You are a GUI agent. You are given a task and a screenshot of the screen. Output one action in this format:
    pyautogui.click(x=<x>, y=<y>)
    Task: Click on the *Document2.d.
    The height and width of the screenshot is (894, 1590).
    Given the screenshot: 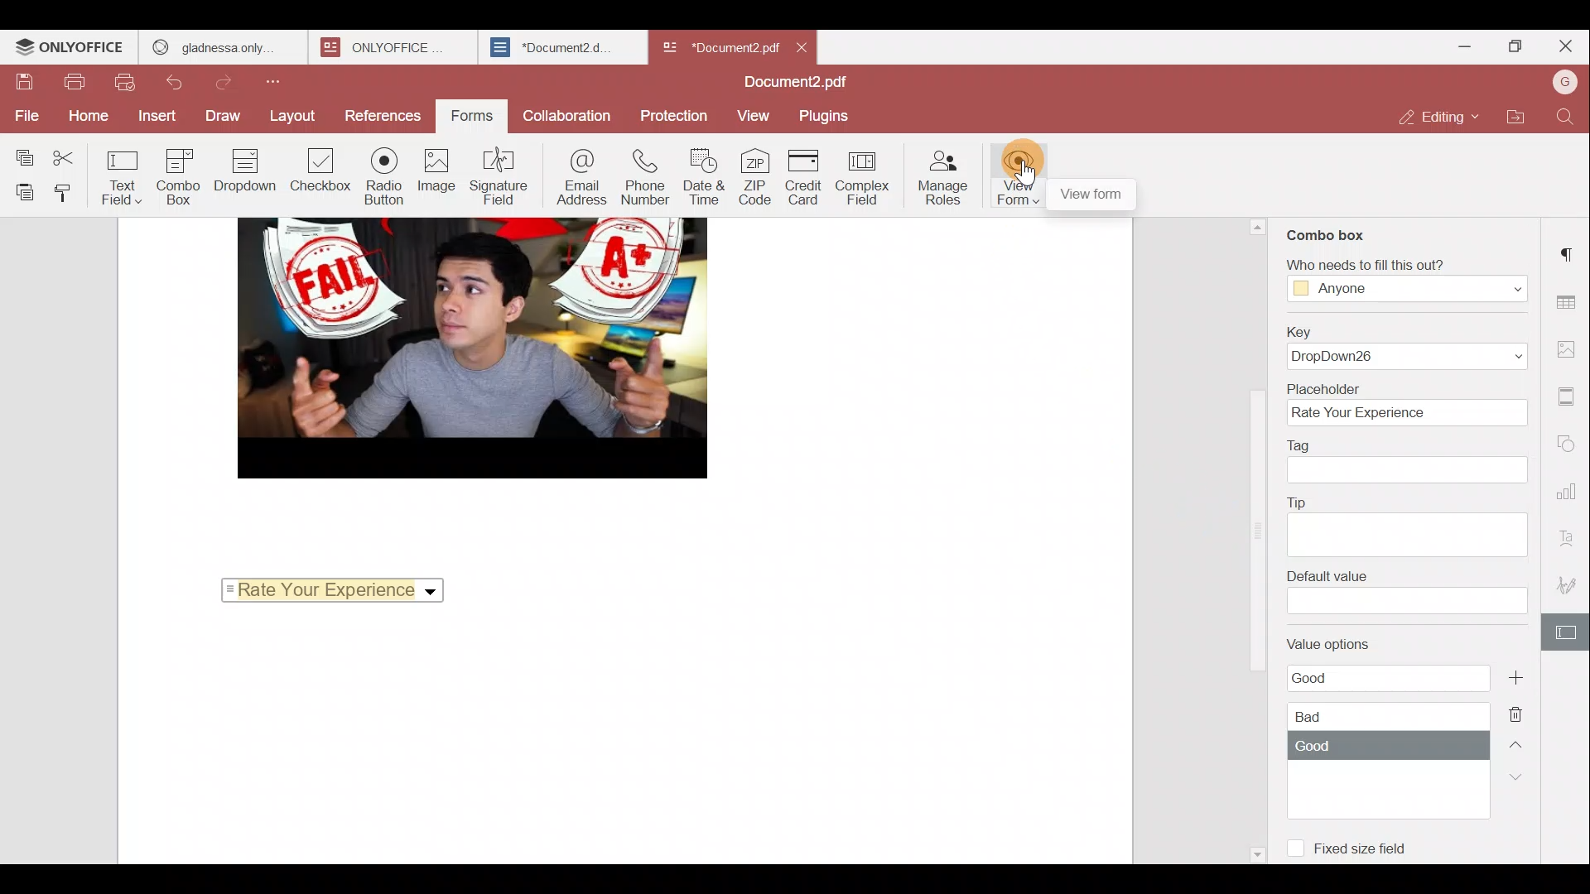 What is the action you would take?
    pyautogui.click(x=552, y=45)
    